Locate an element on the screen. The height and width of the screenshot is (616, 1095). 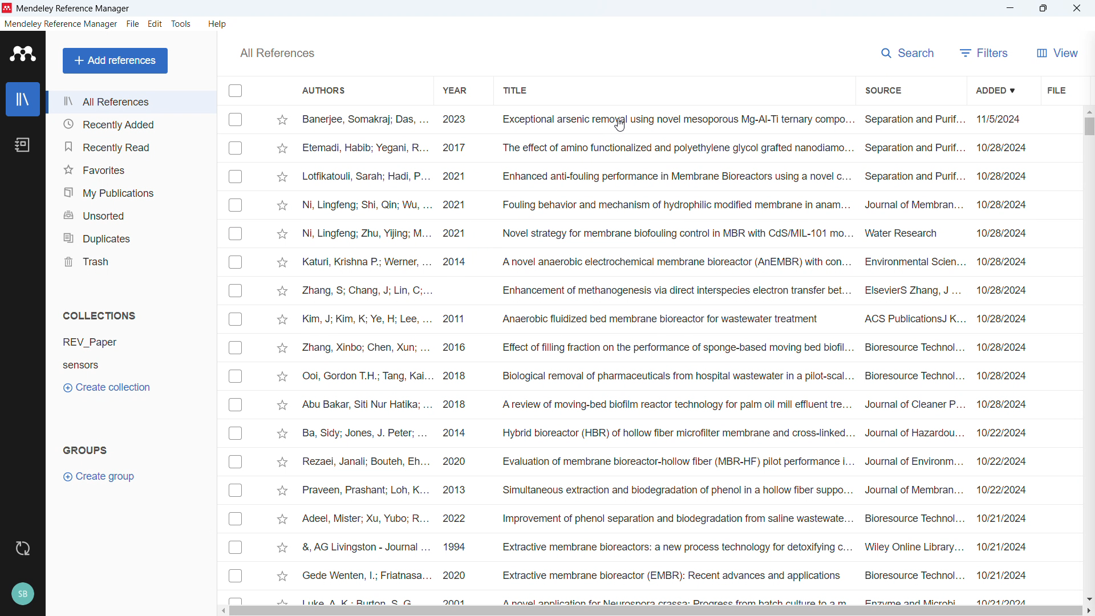
banerjee somakraj,das is located at coordinates (365, 119).